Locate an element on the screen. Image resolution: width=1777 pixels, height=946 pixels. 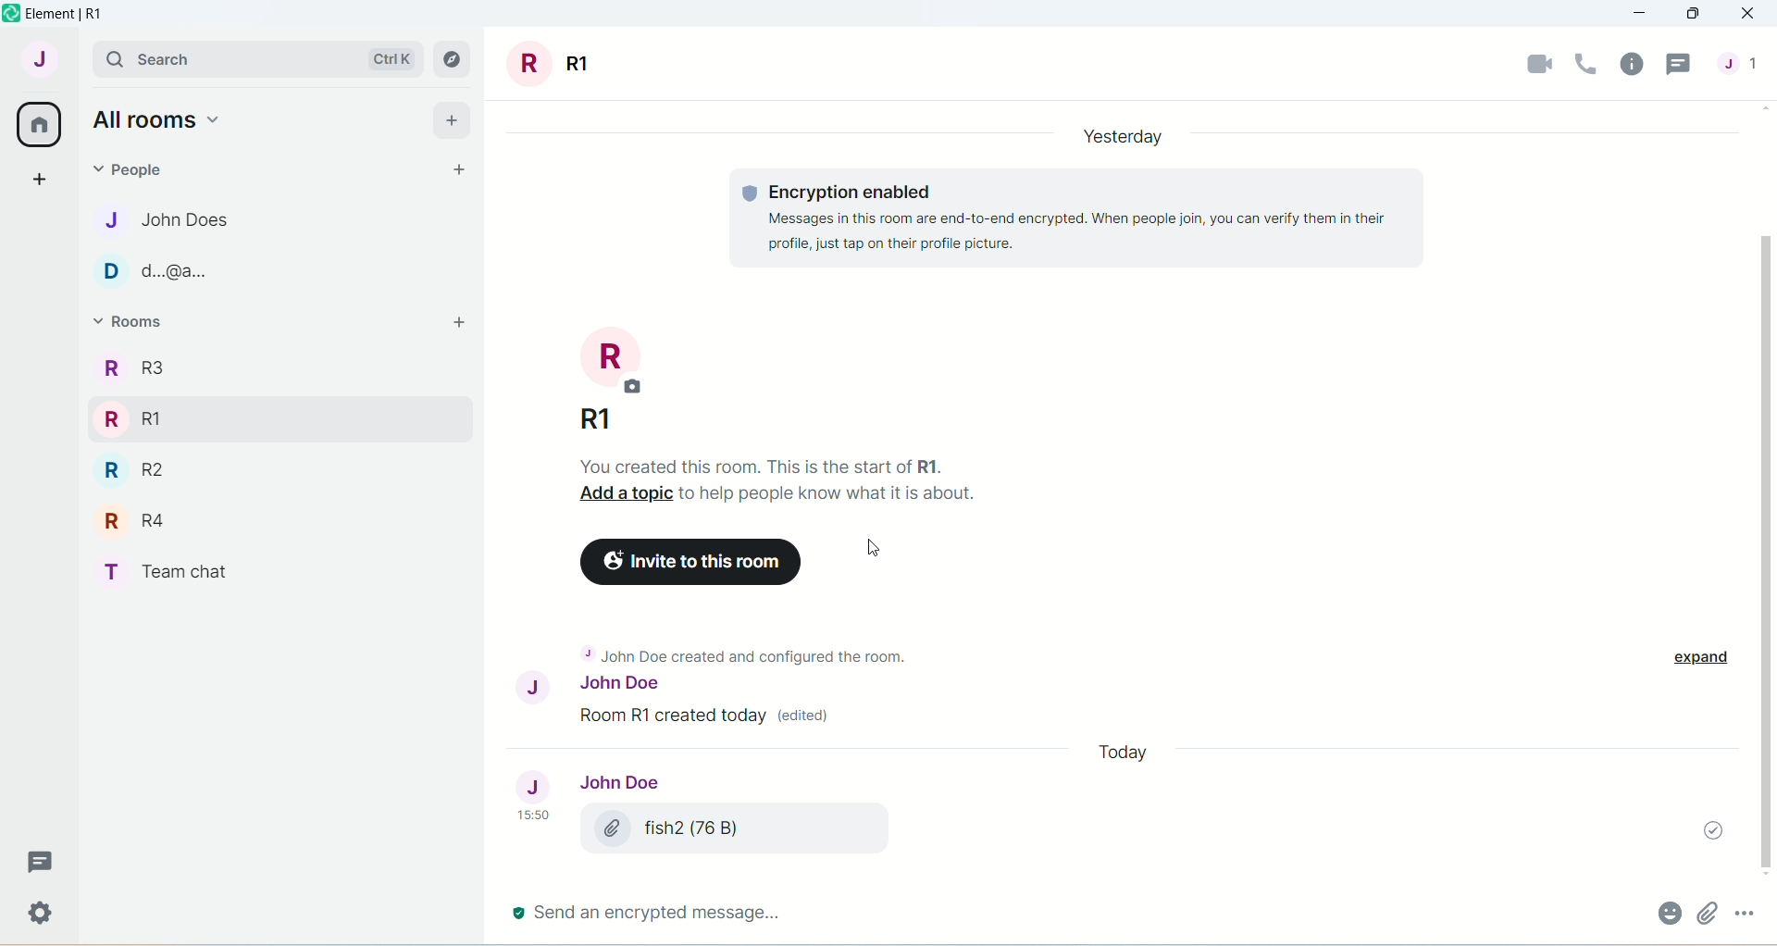
message sent is located at coordinates (1709, 832).